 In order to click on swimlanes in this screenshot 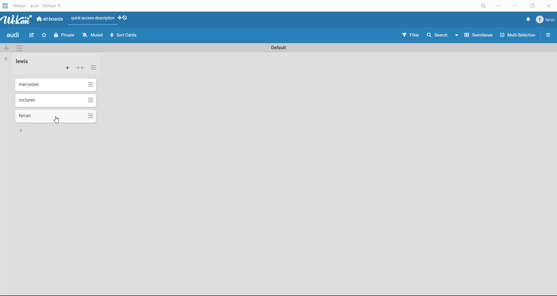, I will do `click(479, 35)`.